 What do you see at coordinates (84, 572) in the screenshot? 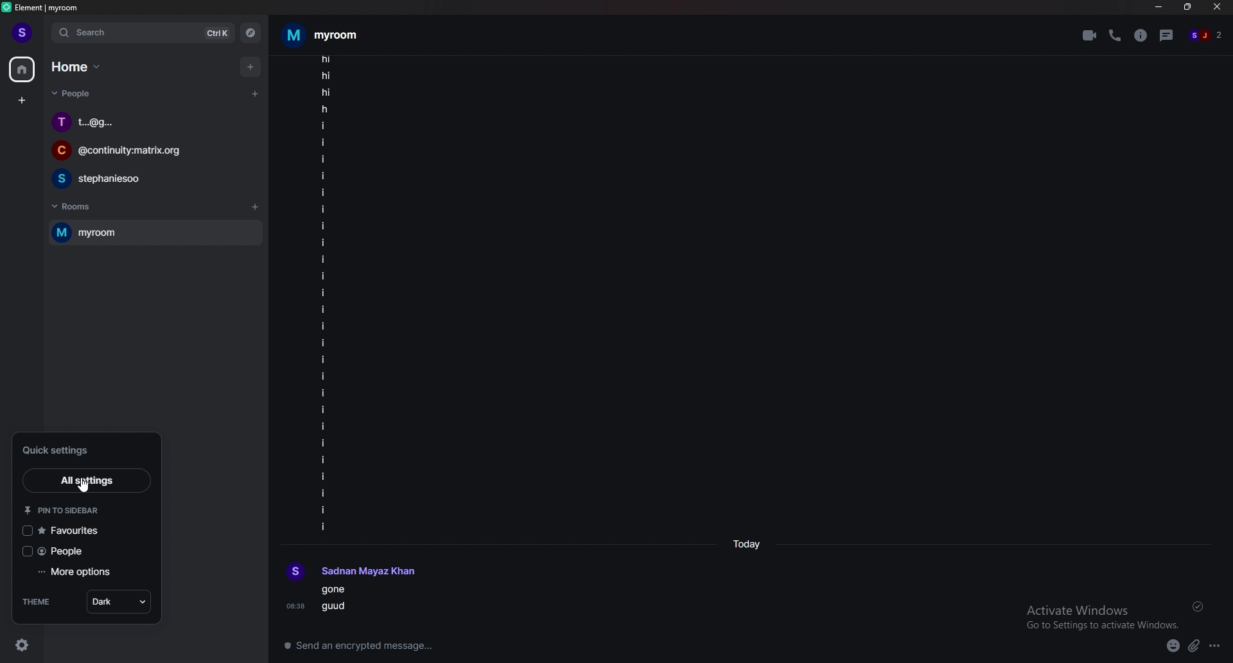
I see `more options` at bounding box center [84, 572].